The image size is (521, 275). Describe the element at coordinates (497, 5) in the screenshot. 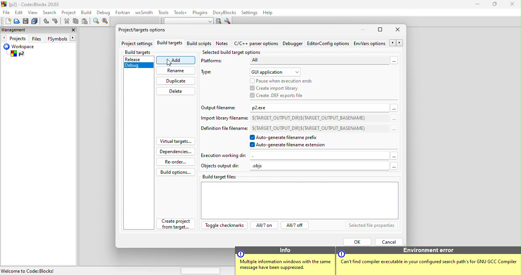

I see `maximize` at that location.